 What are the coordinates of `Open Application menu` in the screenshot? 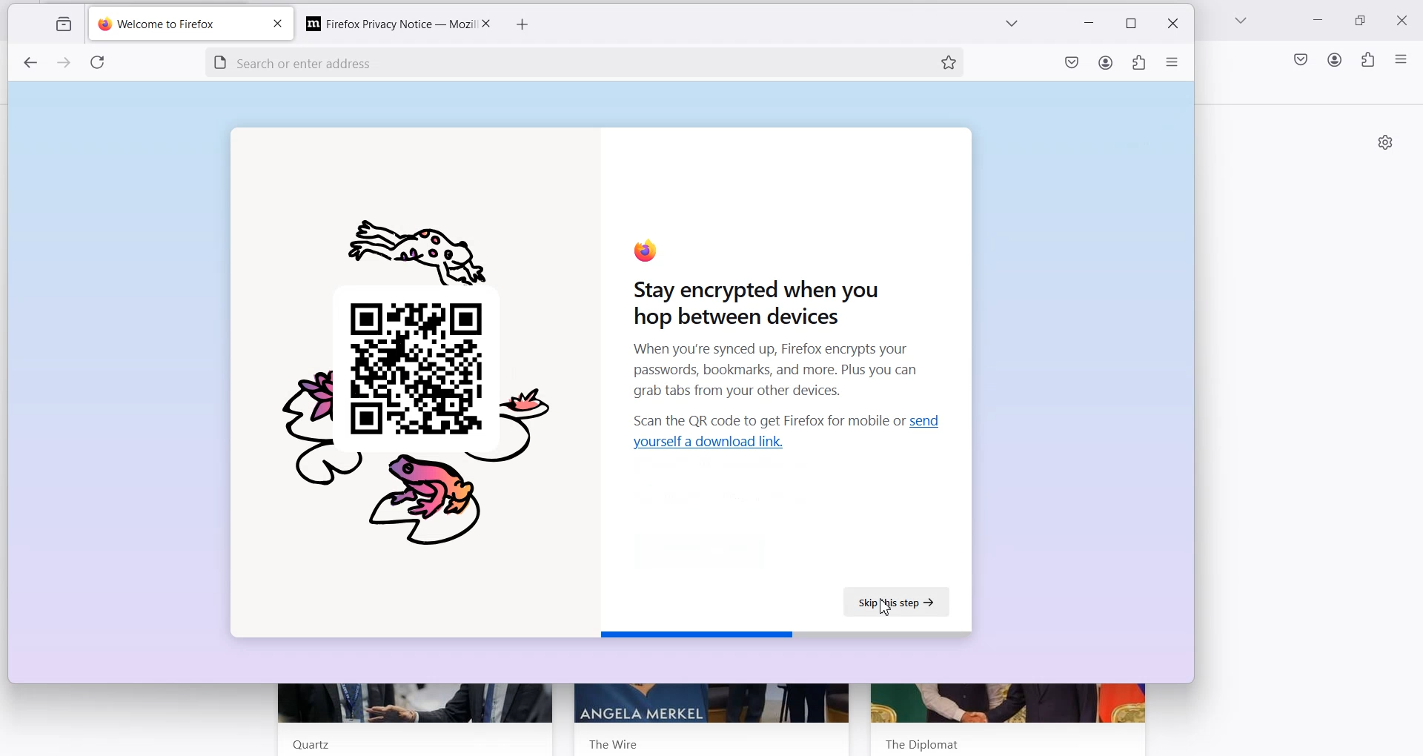 It's located at (1402, 59).